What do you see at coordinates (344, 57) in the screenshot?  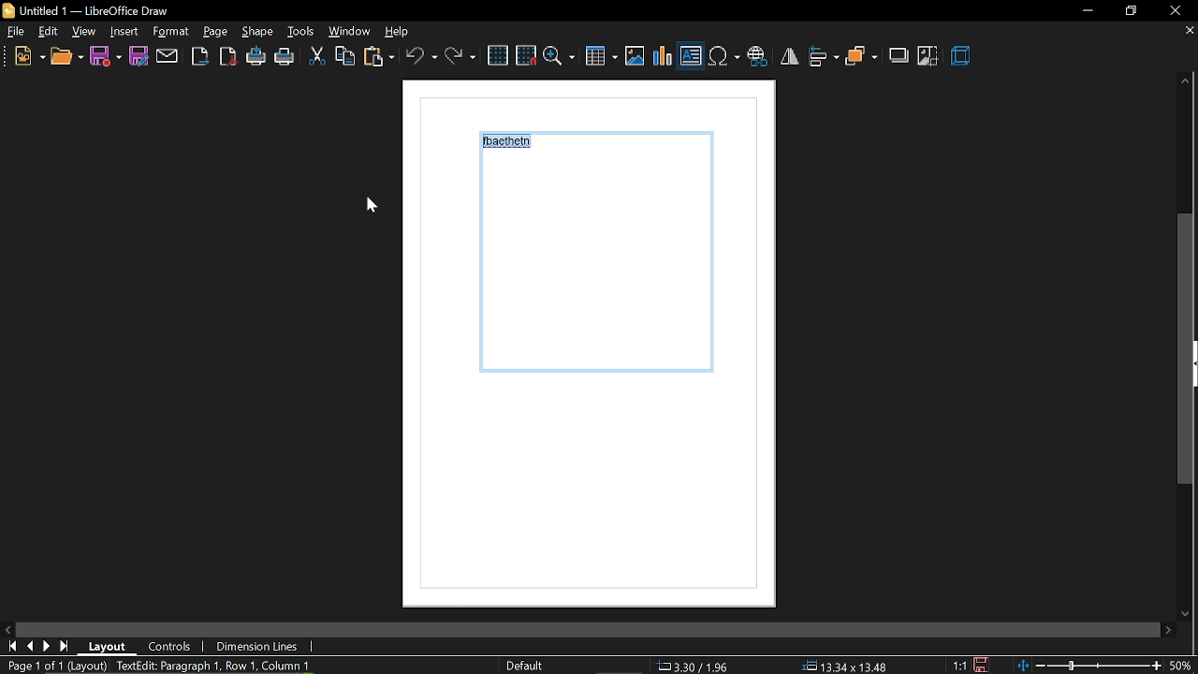 I see `copy` at bounding box center [344, 57].